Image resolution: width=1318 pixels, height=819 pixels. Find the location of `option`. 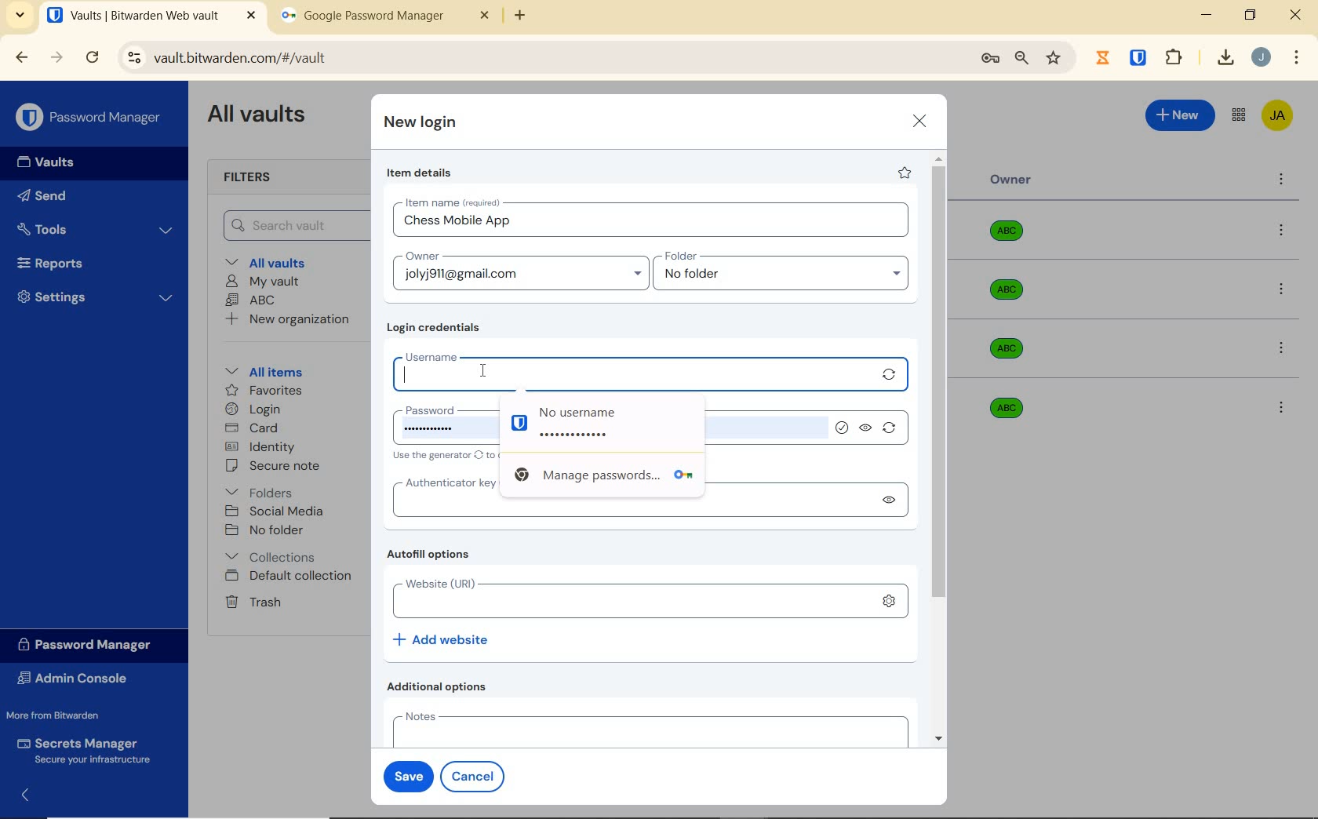

option is located at coordinates (1284, 350).